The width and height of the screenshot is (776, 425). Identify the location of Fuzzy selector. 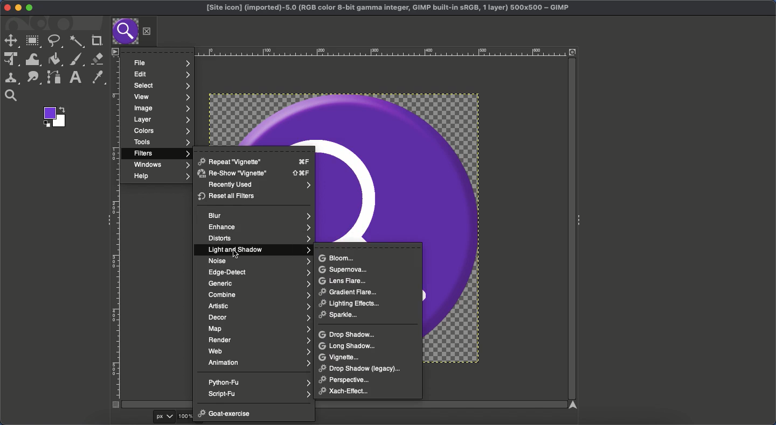
(77, 42).